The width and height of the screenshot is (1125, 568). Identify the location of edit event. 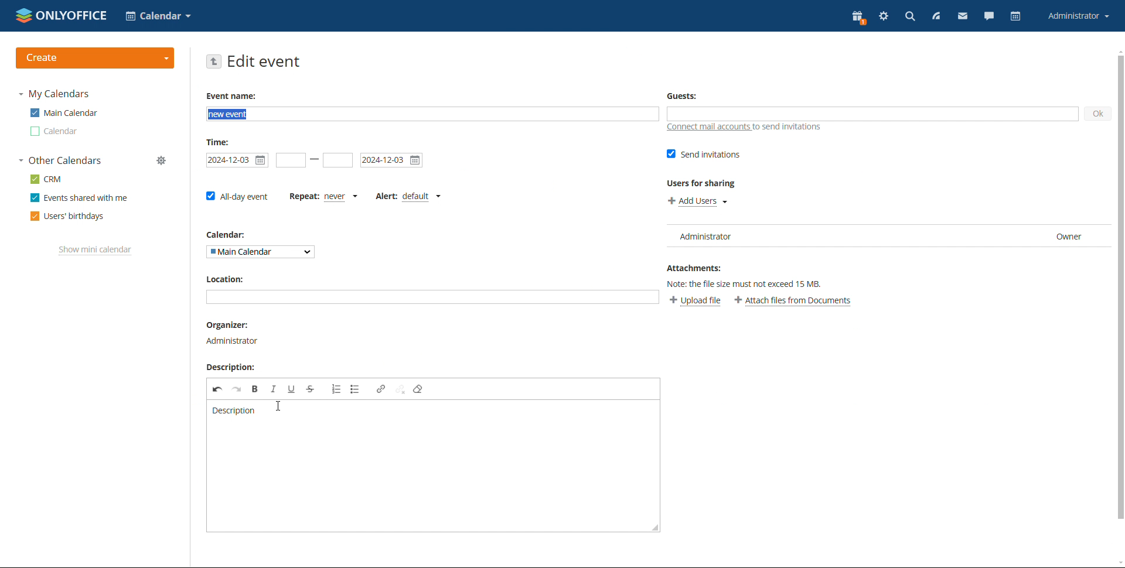
(264, 61).